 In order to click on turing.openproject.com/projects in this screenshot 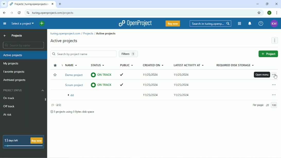, I will do `click(53, 13)`.